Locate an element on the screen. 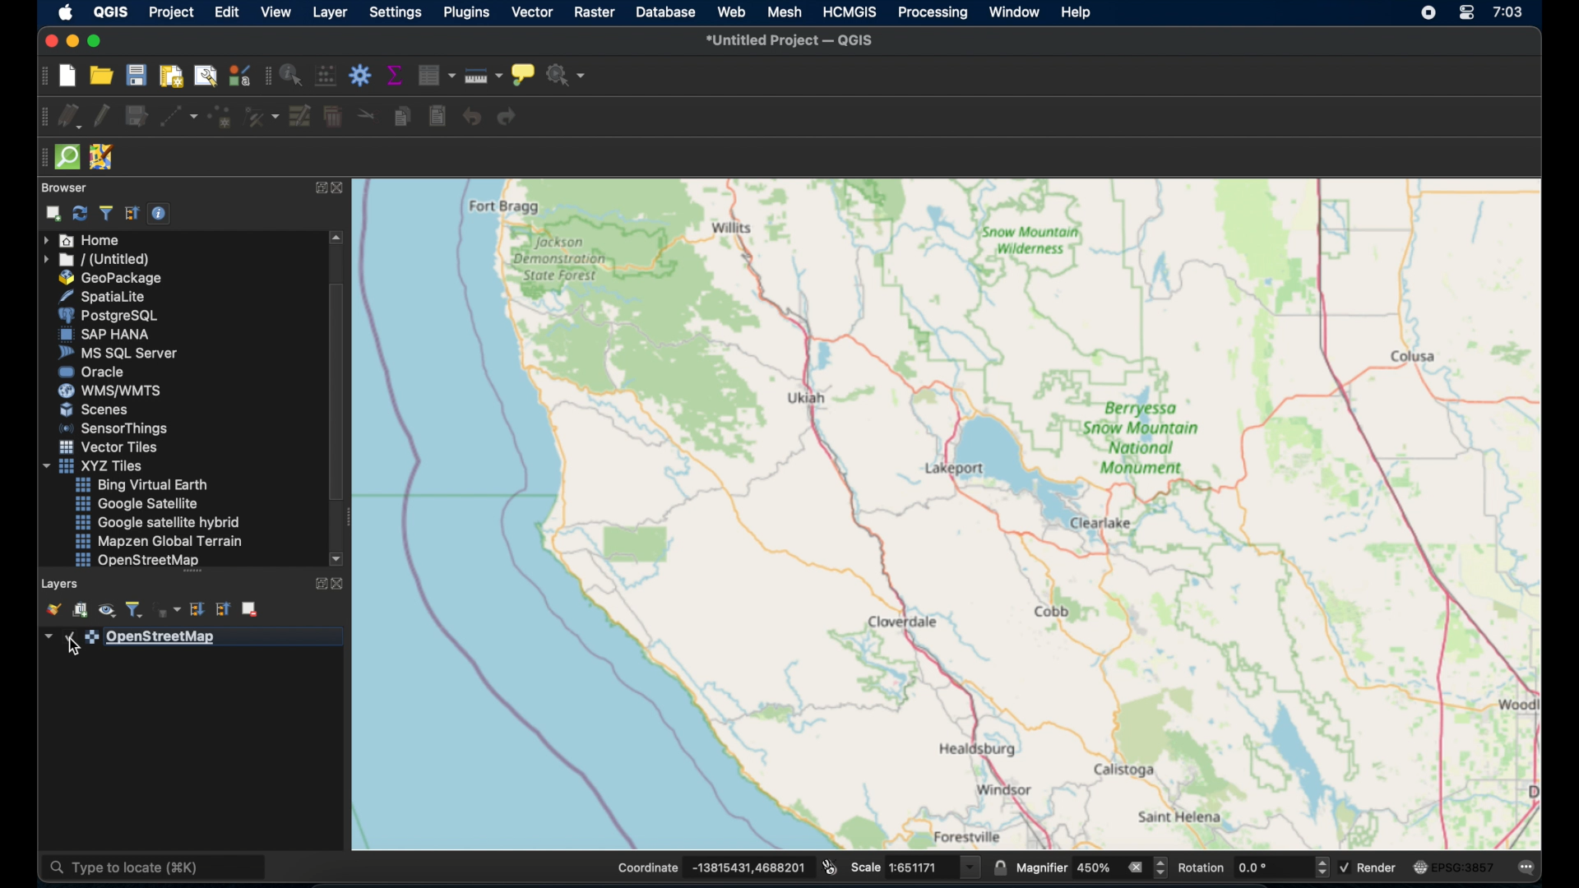 This screenshot has width=1579, height=888. spatiallite is located at coordinates (105, 296).